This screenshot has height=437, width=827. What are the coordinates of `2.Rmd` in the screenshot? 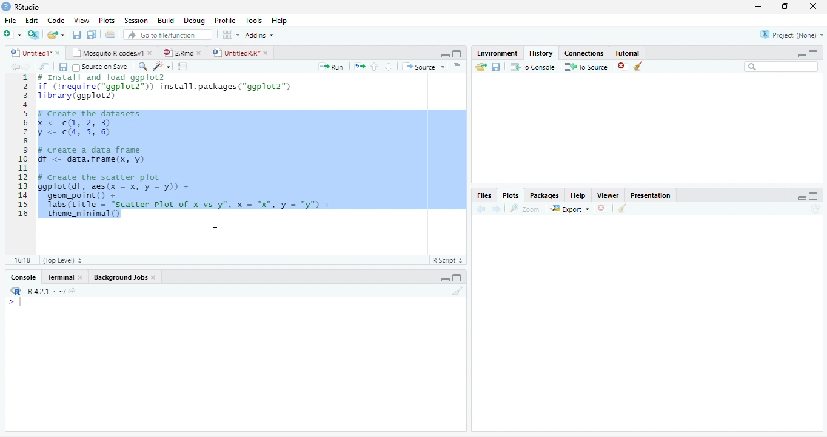 It's located at (177, 53).